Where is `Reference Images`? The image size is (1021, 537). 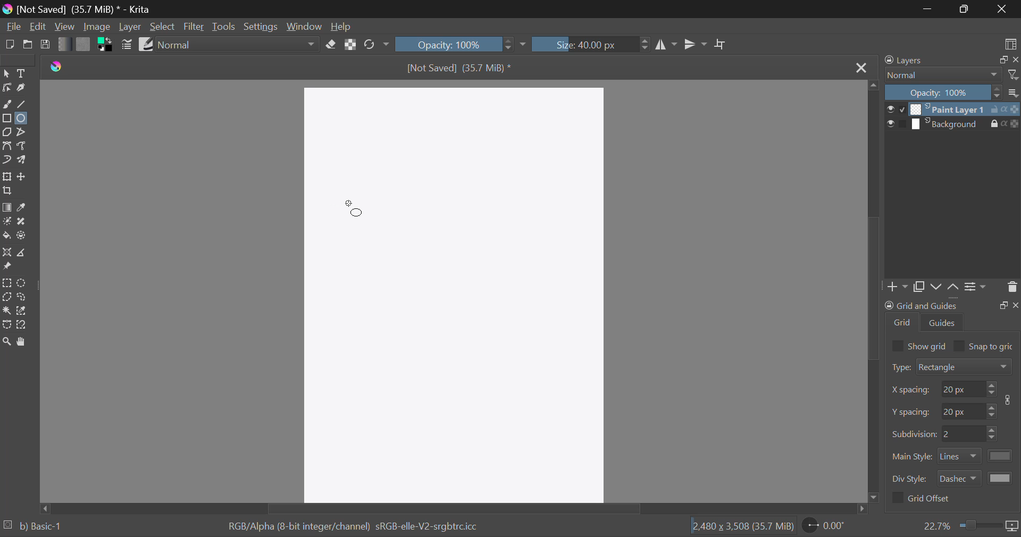 Reference Images is located at coordinates (6, 266).